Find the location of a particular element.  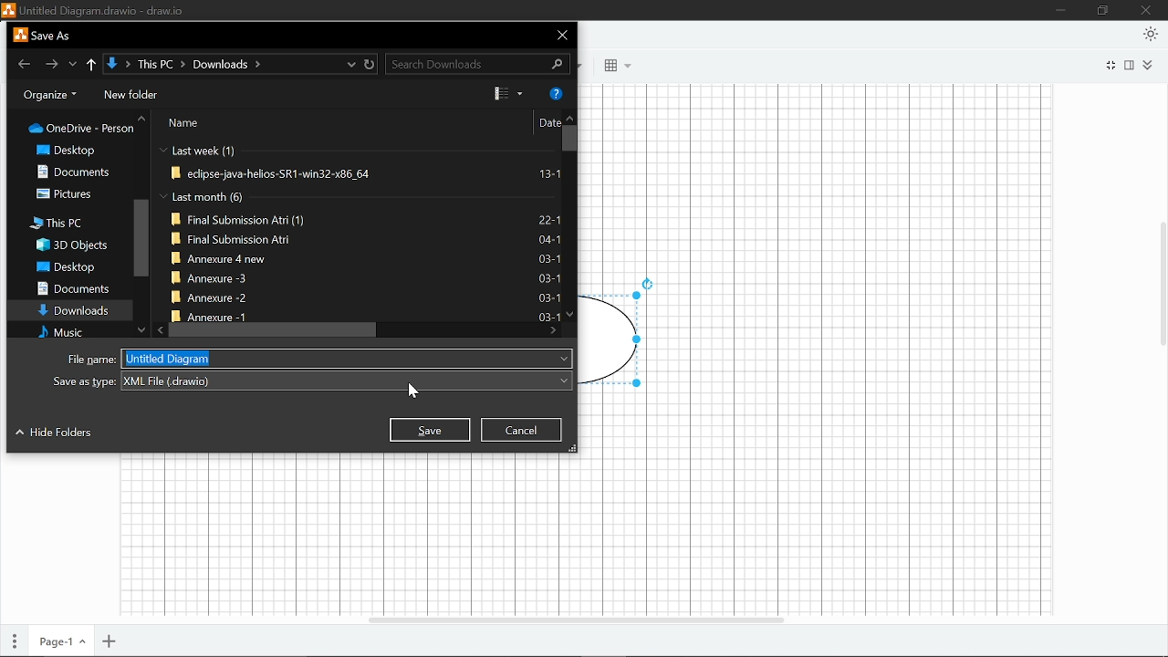

Up yo "This pc" is located at coordinates (93, 65).